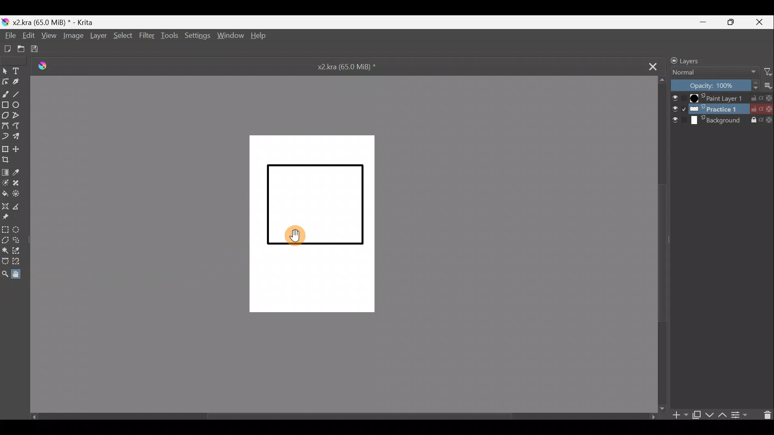 Image resolution: width=774 pixels, height=435 pixels. What do you see at coordinates (17, 149) in the screenshot?
I see `Move a layer` at bounding box center [17, 149].